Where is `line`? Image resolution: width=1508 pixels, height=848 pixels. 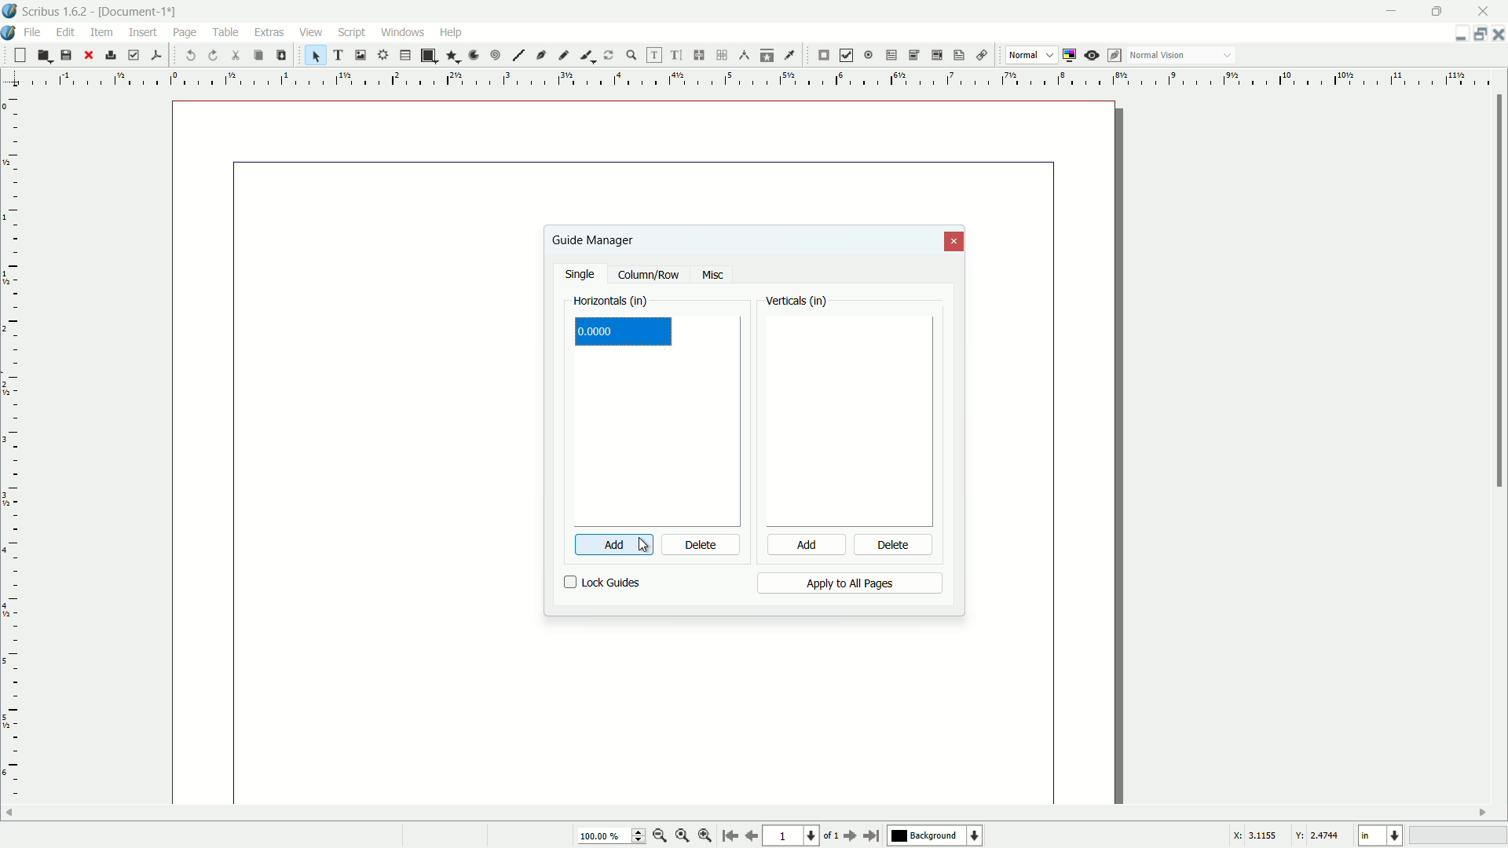 line is located at coordinates (518, 56).